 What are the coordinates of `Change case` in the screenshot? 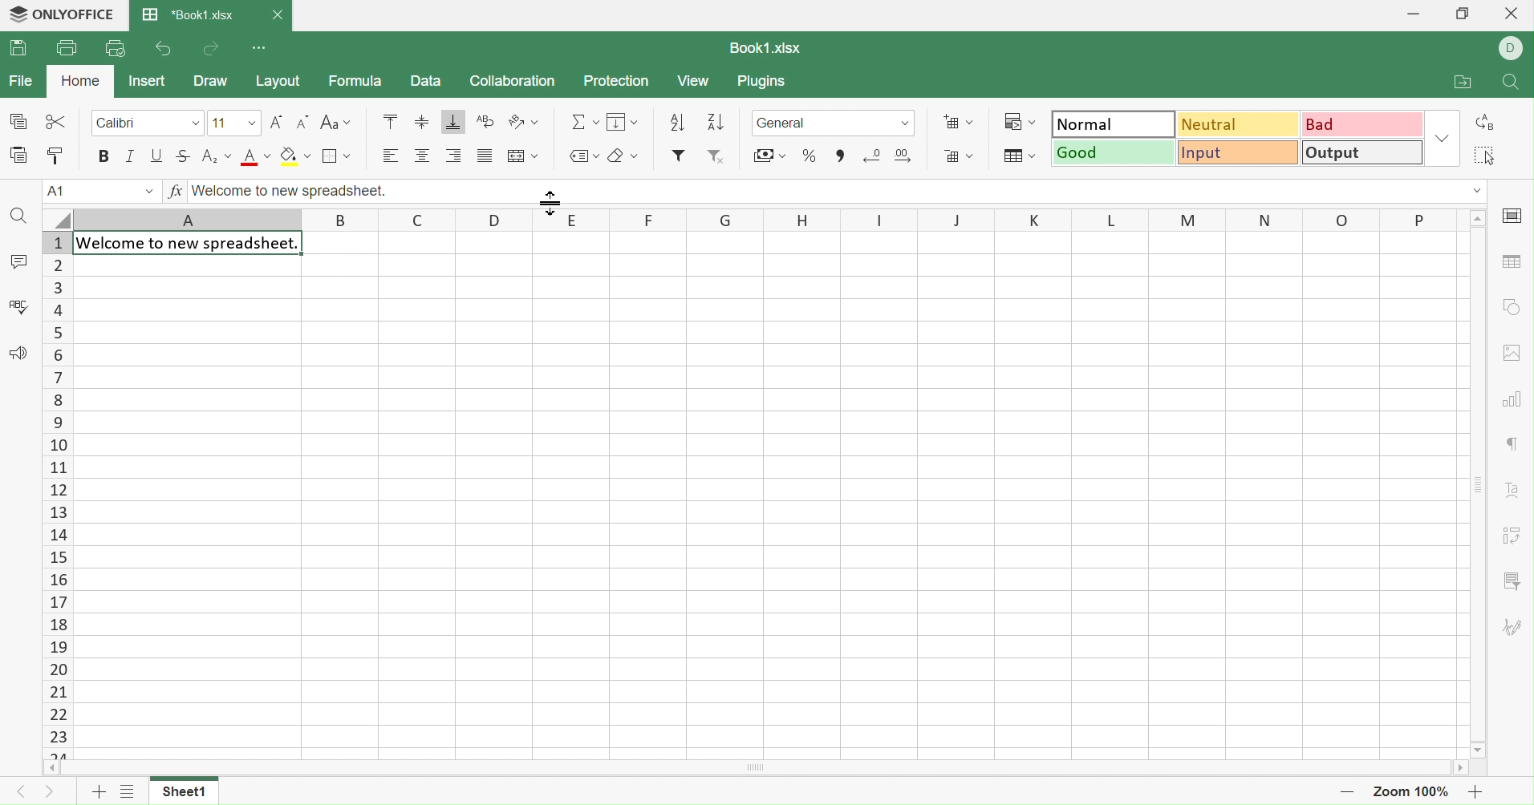 It's located at (337, 122).